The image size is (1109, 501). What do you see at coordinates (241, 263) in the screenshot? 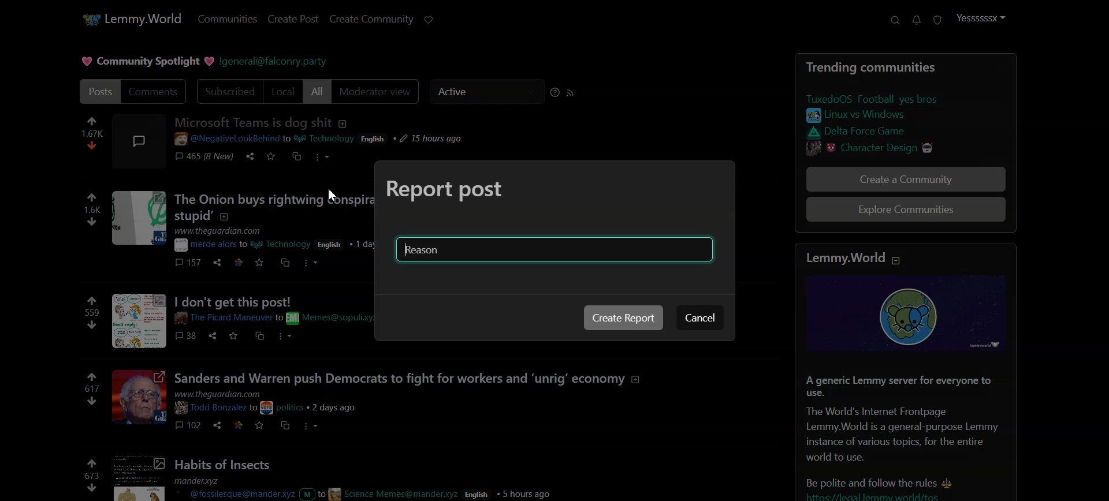
I see `link` at bounding box center [241, 263].